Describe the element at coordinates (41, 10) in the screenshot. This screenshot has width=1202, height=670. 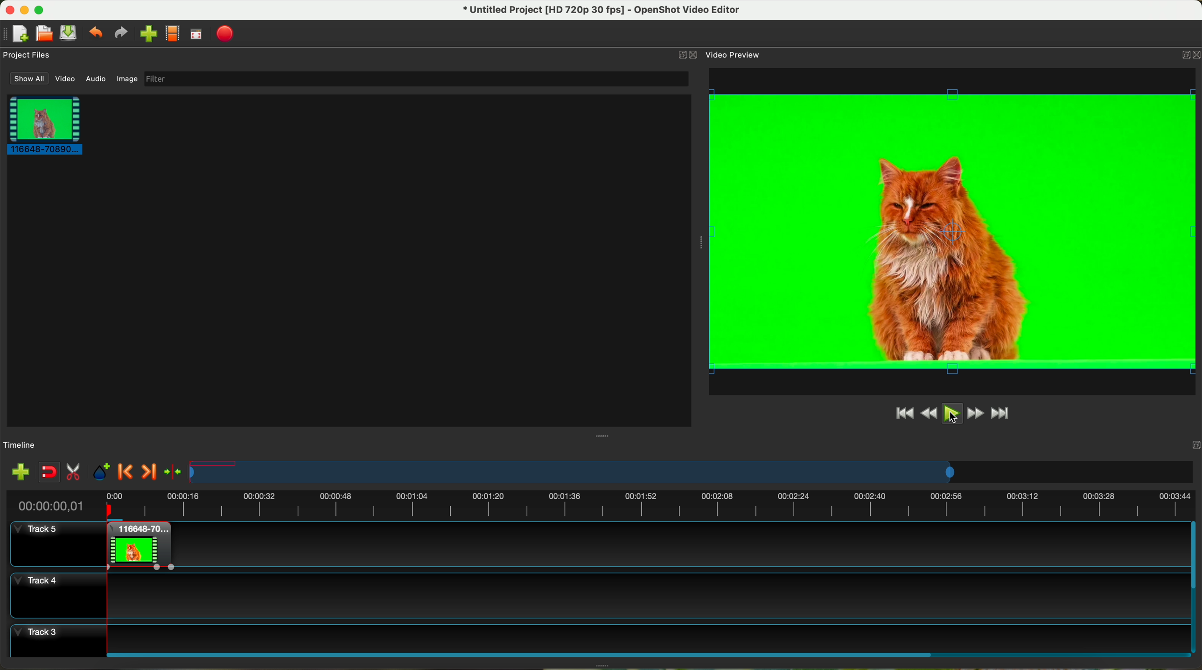
I see `maximize program` at that location.